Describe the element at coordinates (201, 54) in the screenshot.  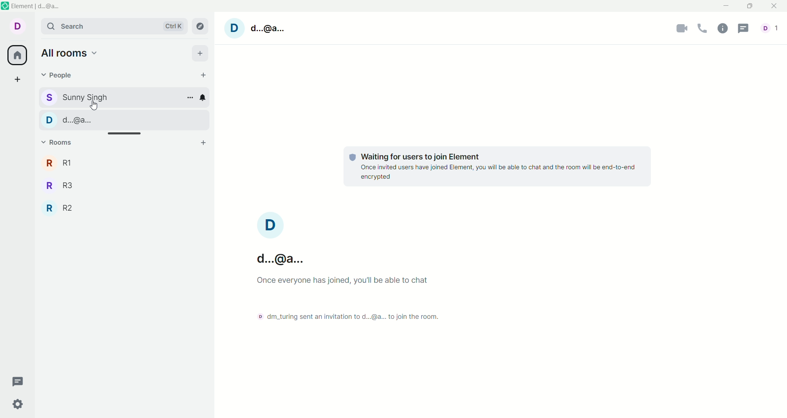
I see `add` at that location.